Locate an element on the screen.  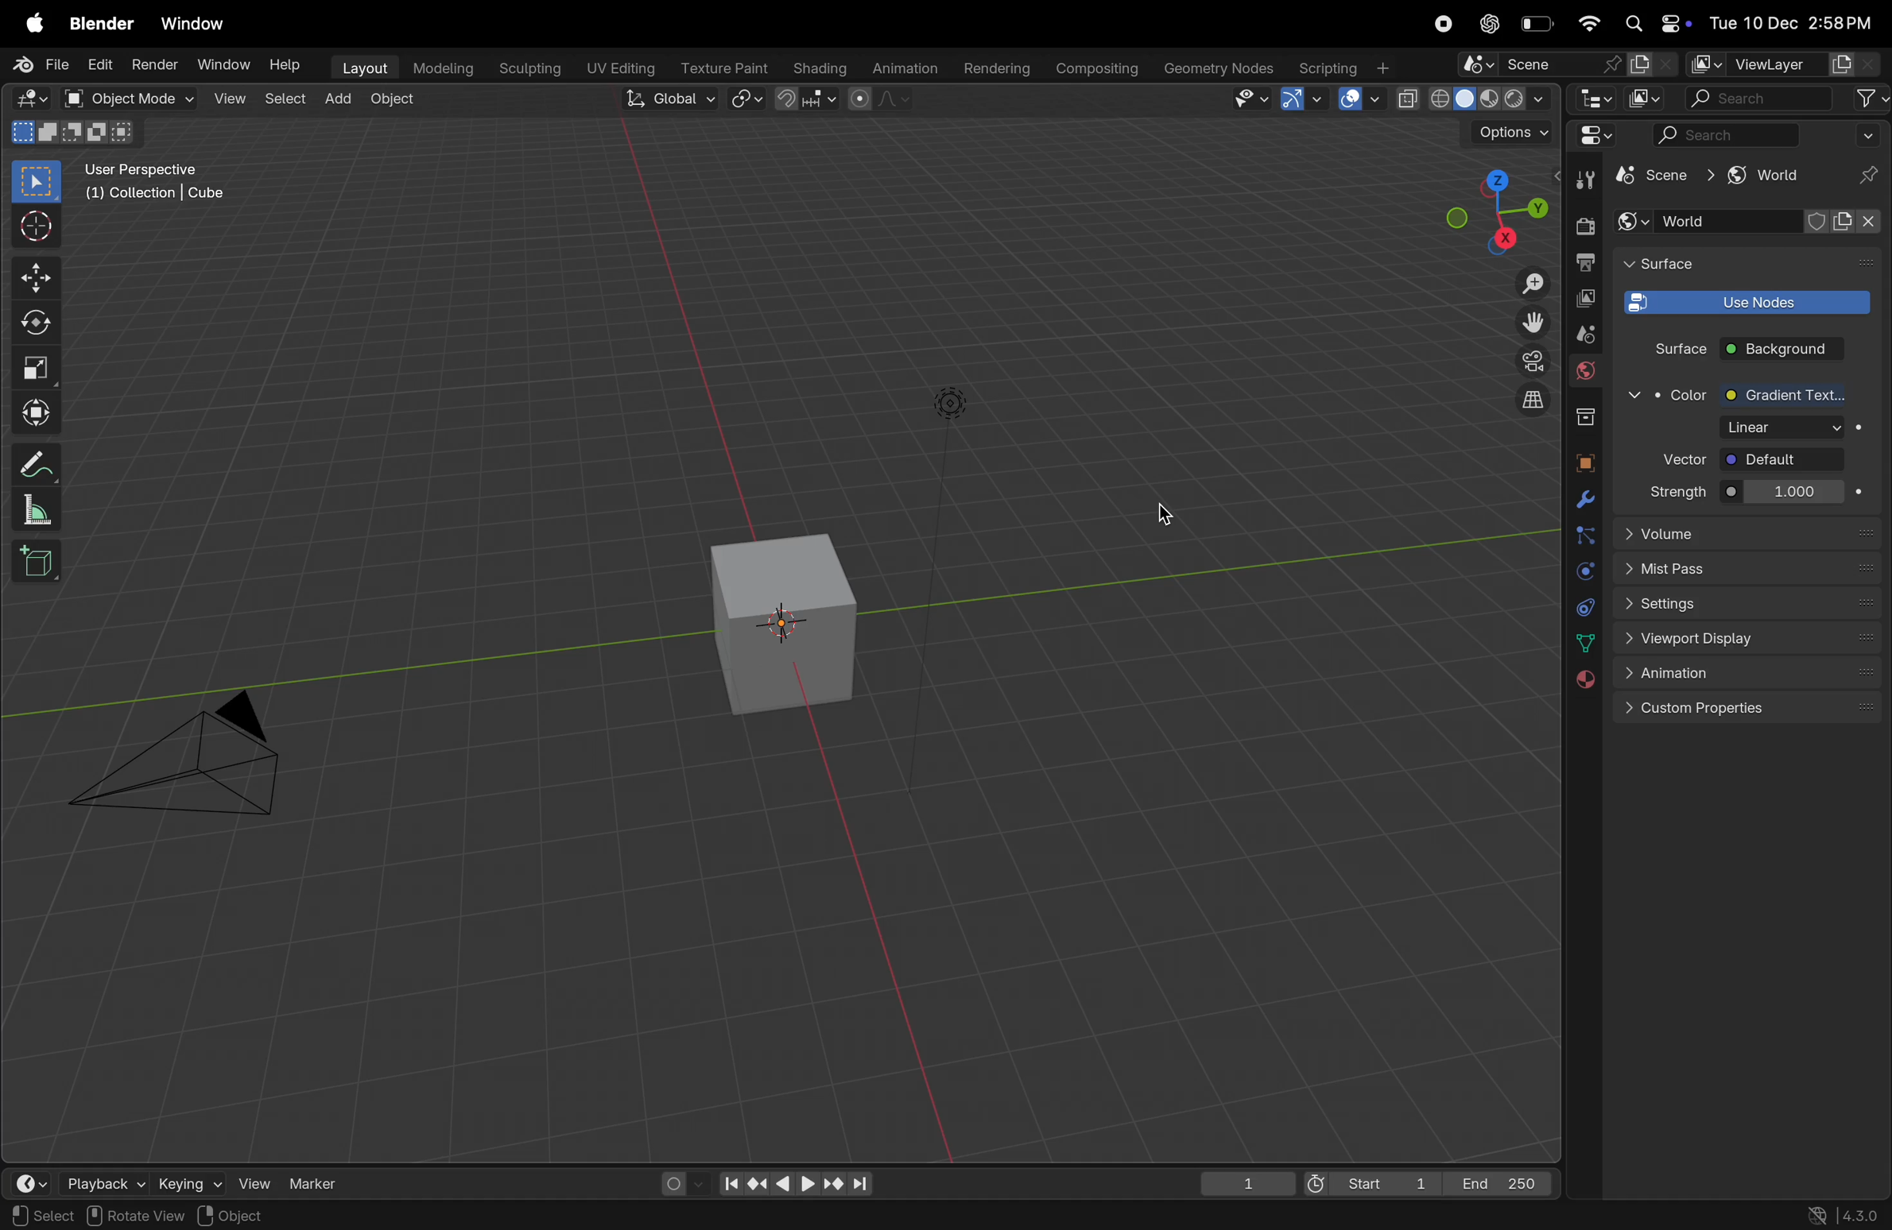
1 is located at coordinates (1239, 1180).